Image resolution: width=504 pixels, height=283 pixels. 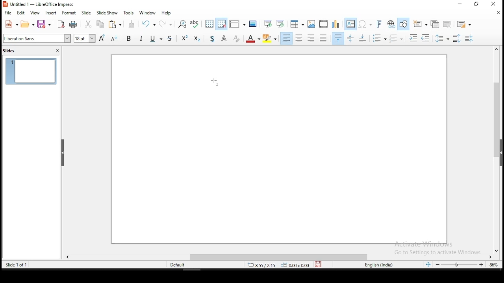 What do you see at coordinates (412, 38) in the screenshot?
I see `increase indent` at bounding box center [412, 38].